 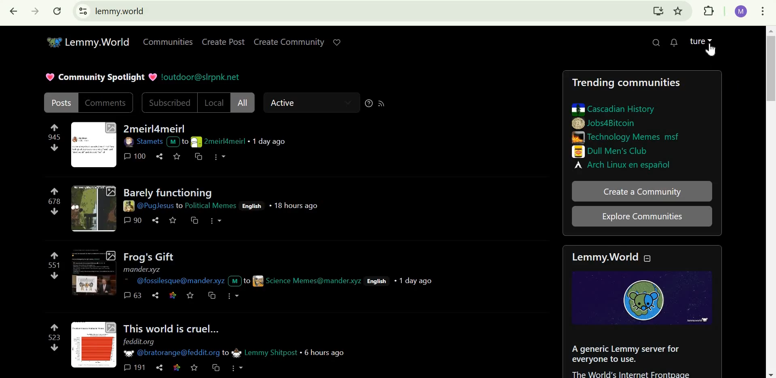 What do you see at coordinates (675, 42) in the screenshot?
I see `0 unread messages` at bounding box center [675, 42].